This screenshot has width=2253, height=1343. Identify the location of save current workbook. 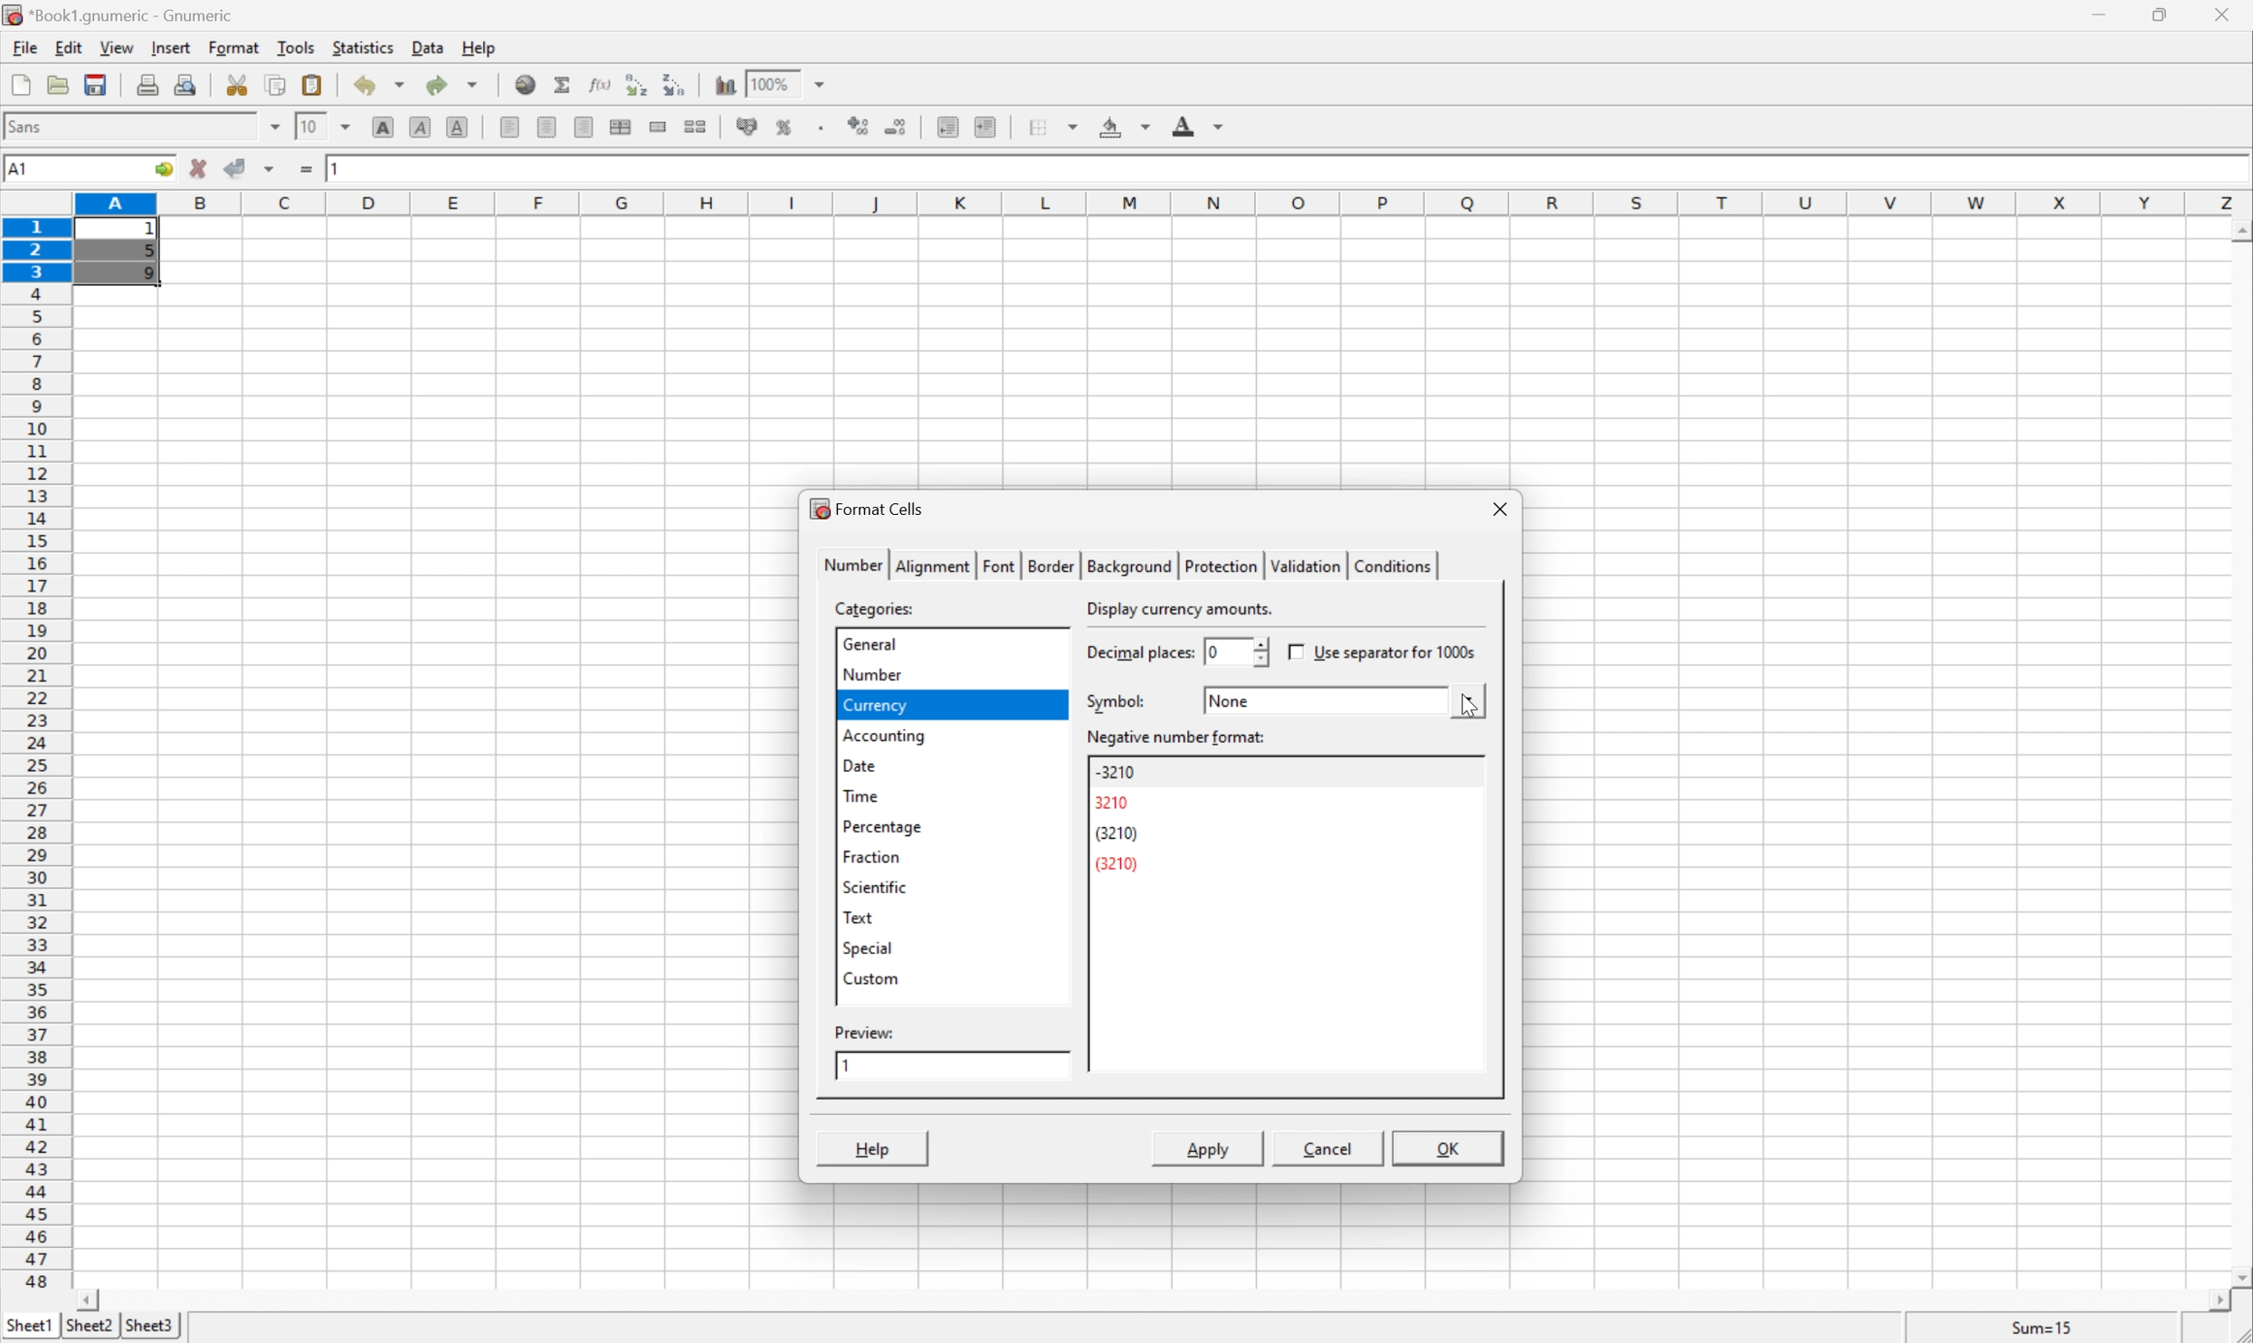
(96, 84).